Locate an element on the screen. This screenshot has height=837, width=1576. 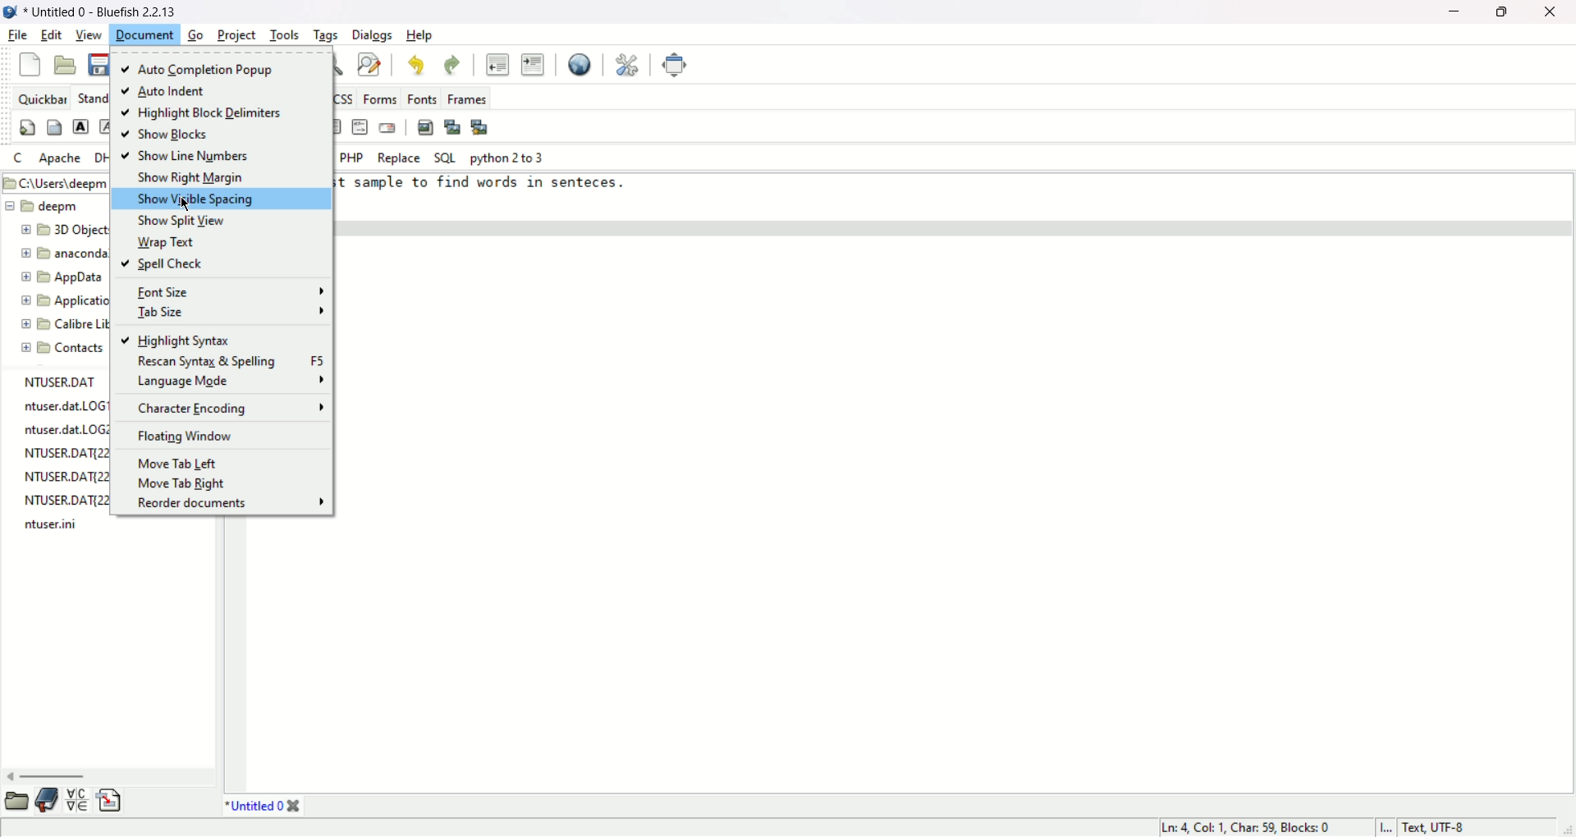
NTUSER.DAT{22128aa0-2361-11ee- is located at coordinates (65, 476).